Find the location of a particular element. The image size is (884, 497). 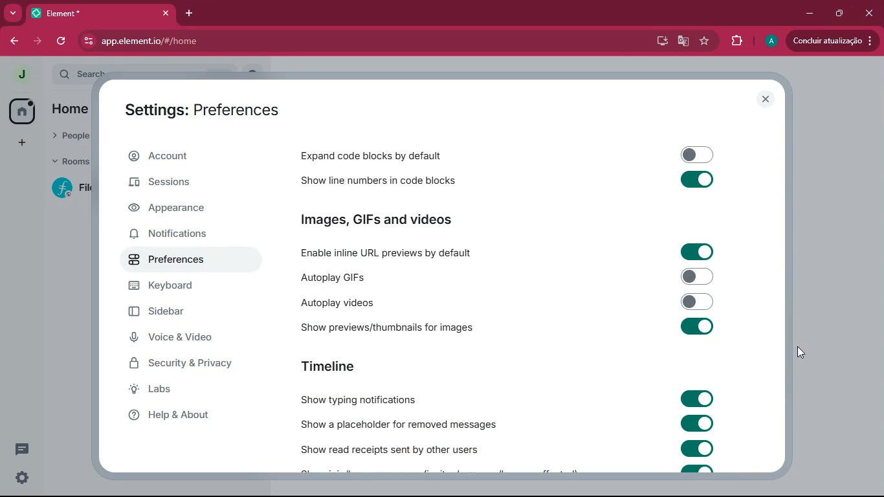

quick settings is located at coordinates (22, 478).